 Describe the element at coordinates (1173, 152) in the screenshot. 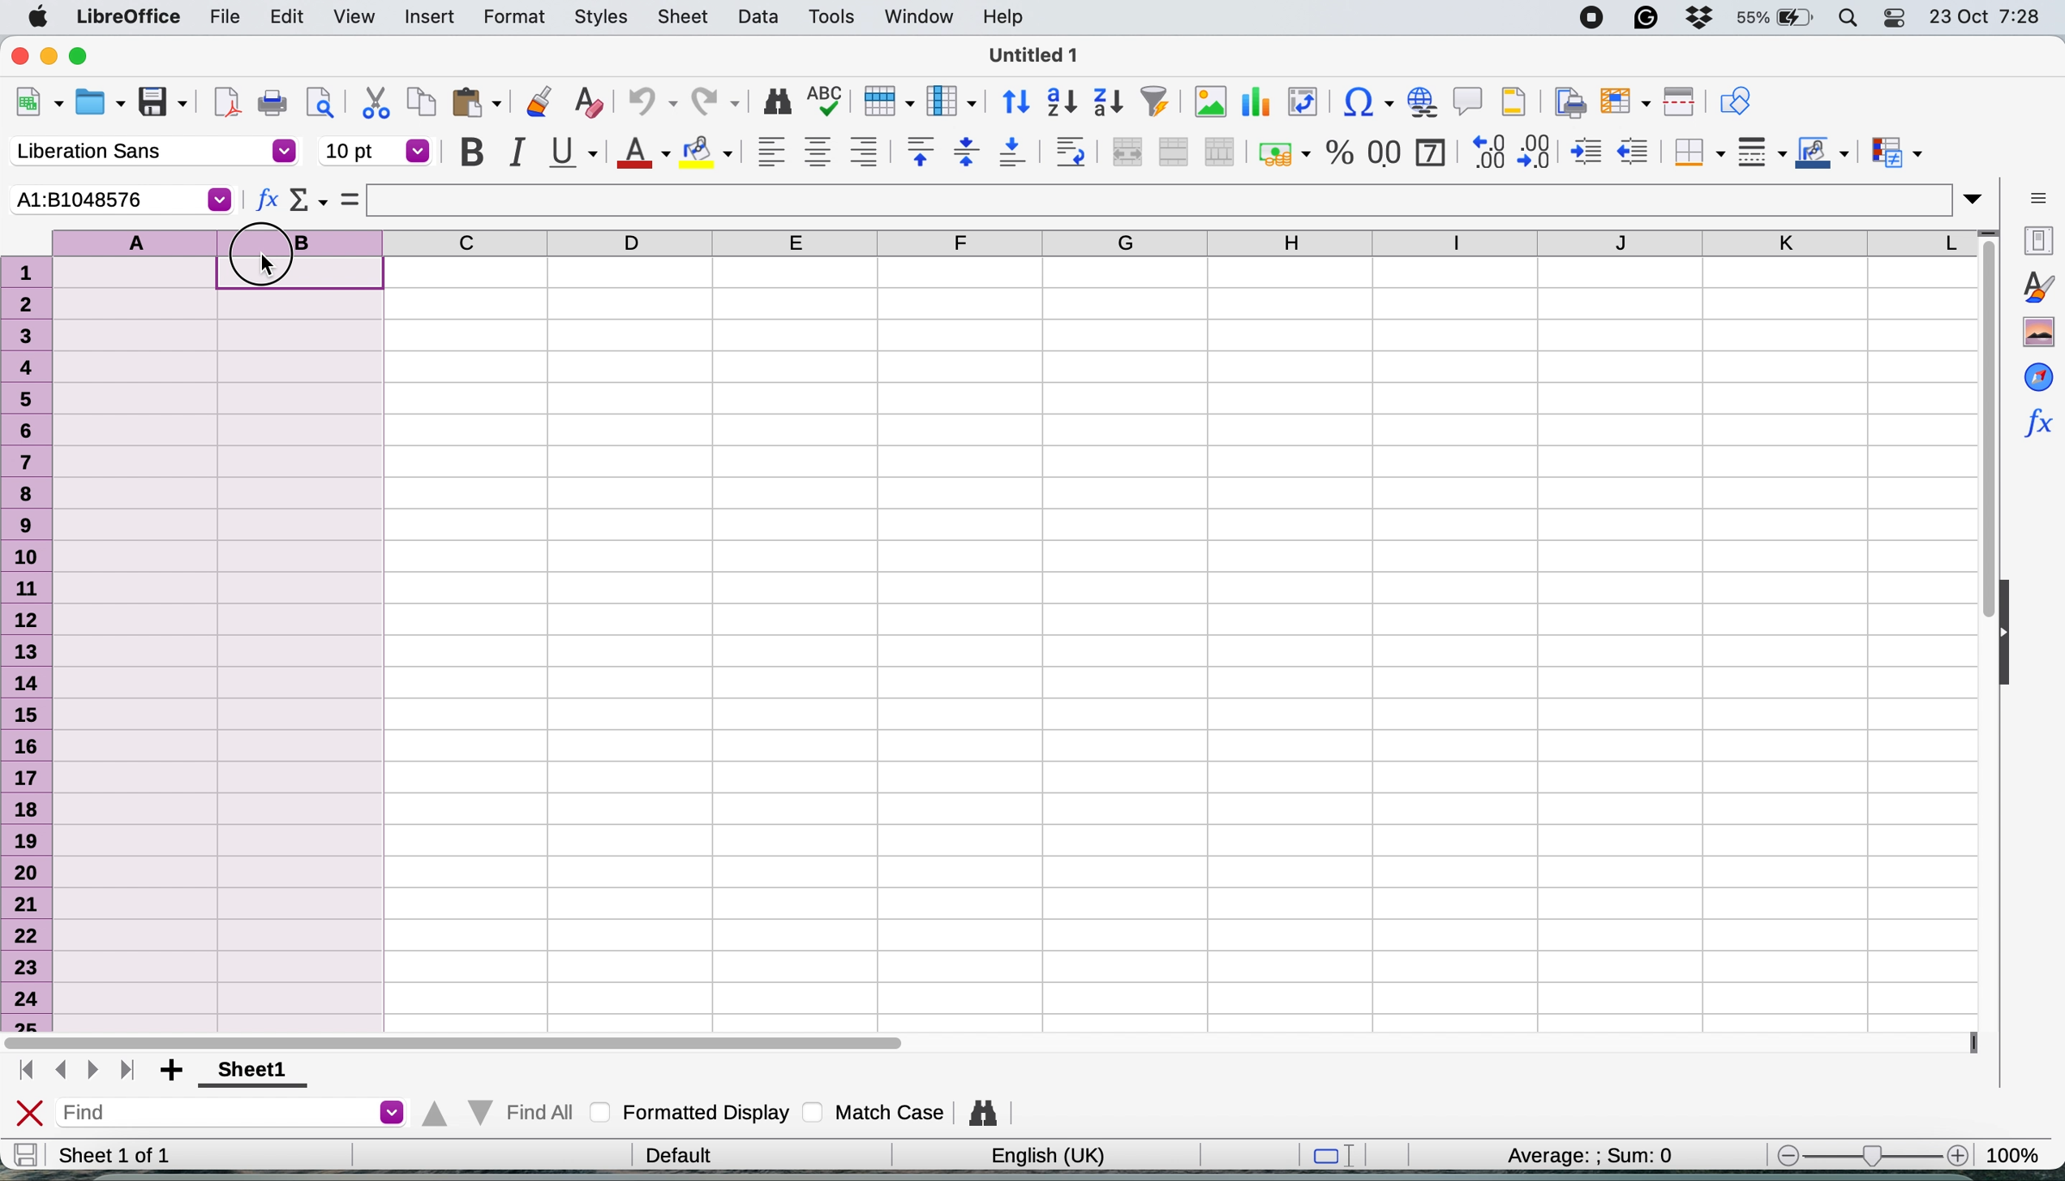

I see `merge` at that location.